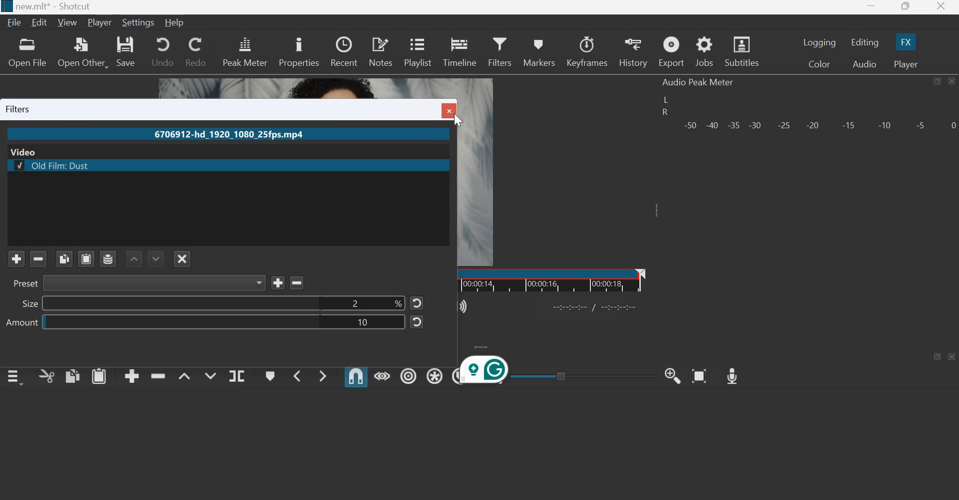  What do you see at coordinates (323, 374) in the screenshot?
I see `Next Marker` at bounding box center [323, 374].